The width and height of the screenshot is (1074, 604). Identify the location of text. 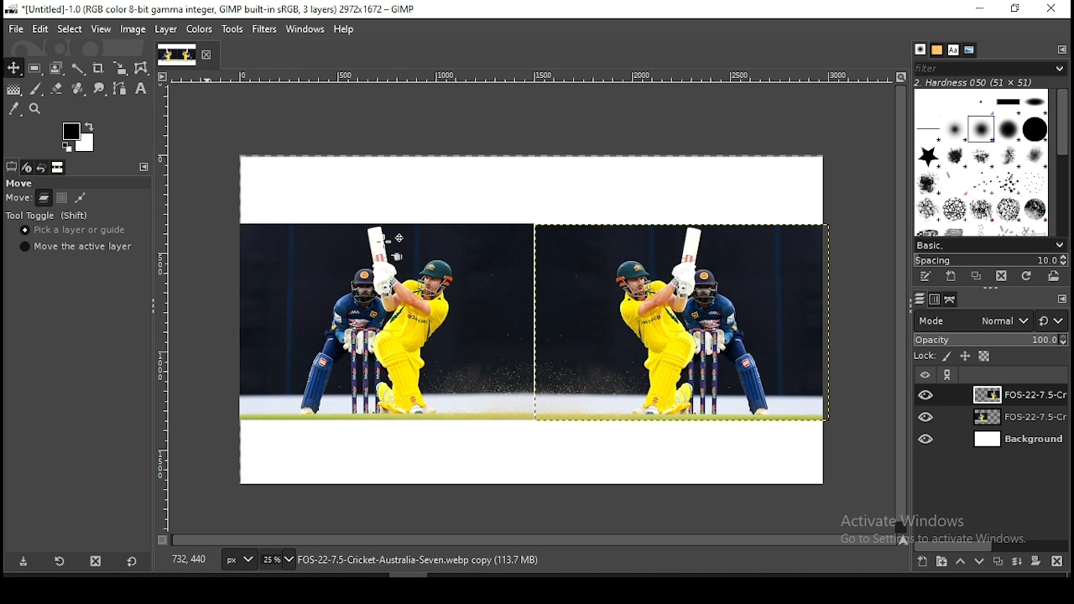
(418, 560).